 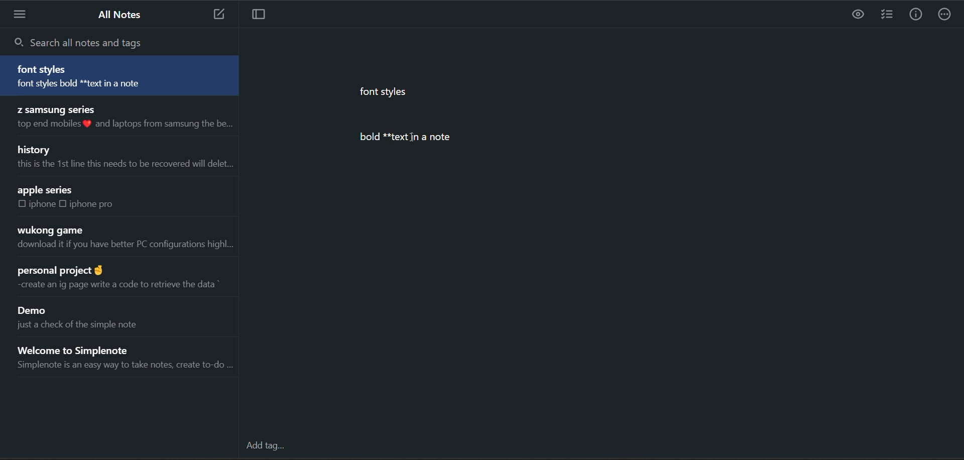 I want to click on info, so click(x=915, y=16).